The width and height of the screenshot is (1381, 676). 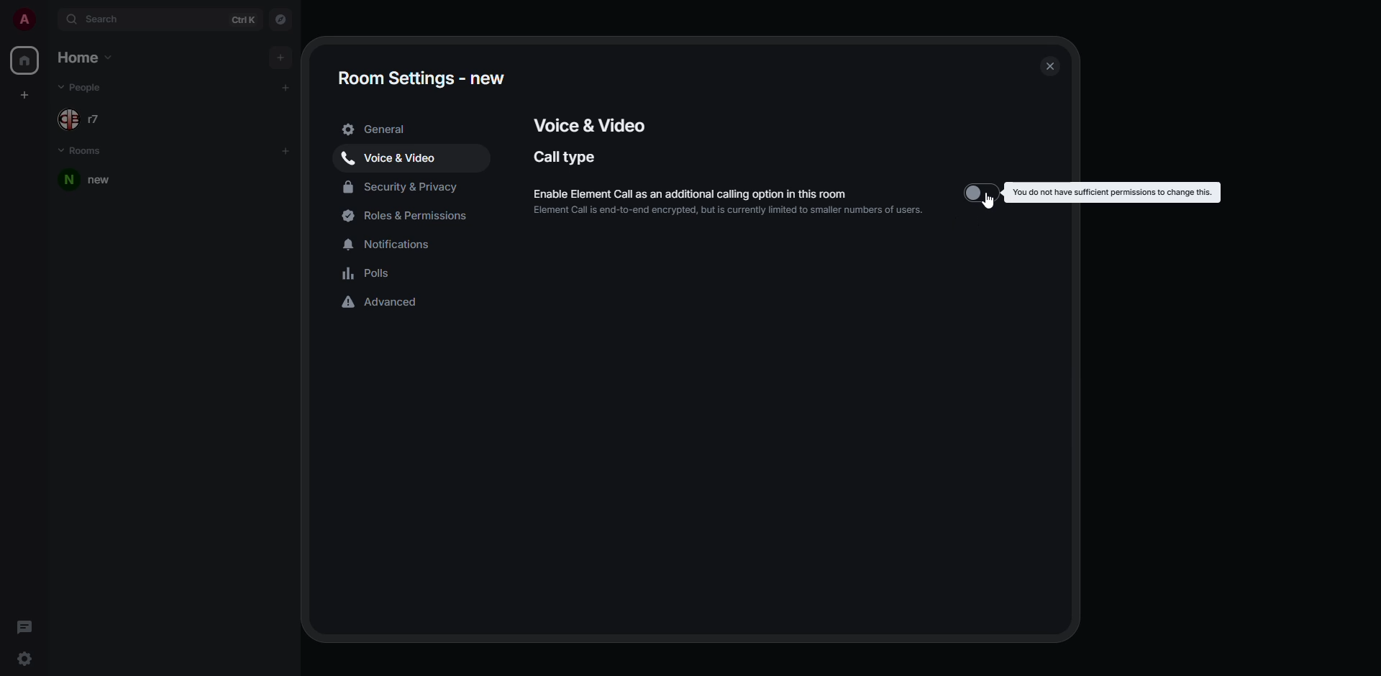 I want to click on polls, so click(x=368, y=273).